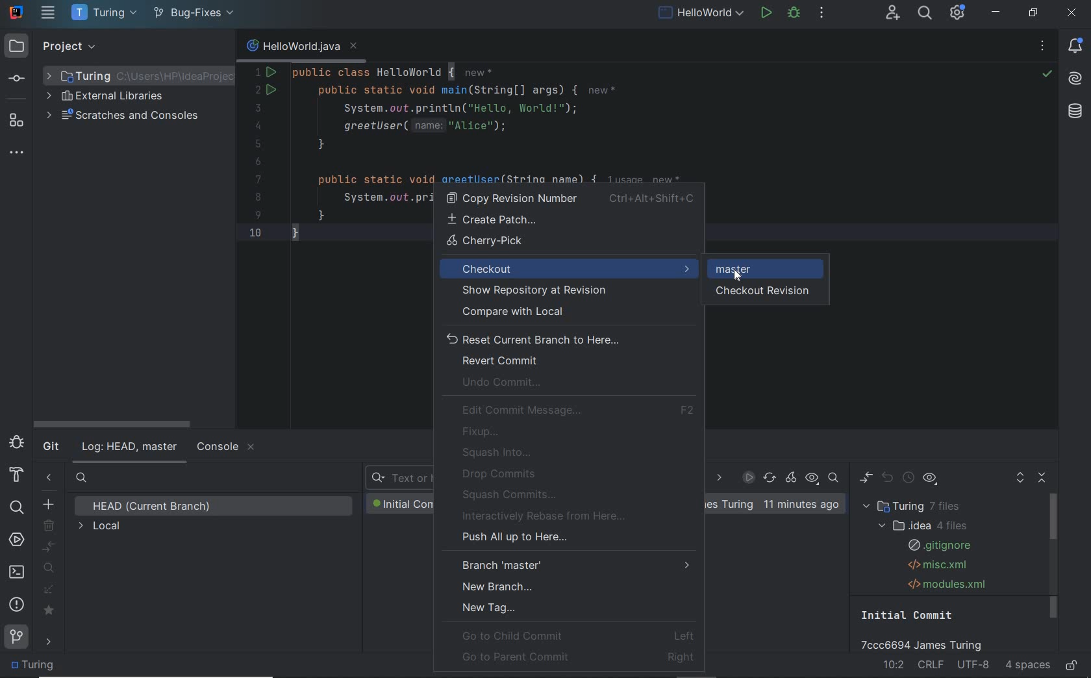 This screenshot has width=1091, height=678. I want to click on select opened file, so click(133, 47).